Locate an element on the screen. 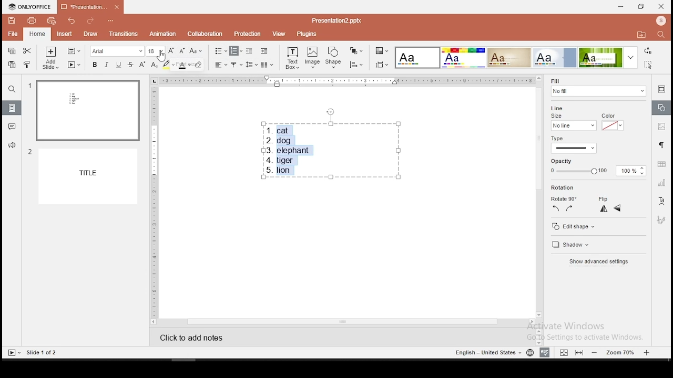 The height and width of the screenshot is (378, 673). protection is located at coordinates (247, 33).